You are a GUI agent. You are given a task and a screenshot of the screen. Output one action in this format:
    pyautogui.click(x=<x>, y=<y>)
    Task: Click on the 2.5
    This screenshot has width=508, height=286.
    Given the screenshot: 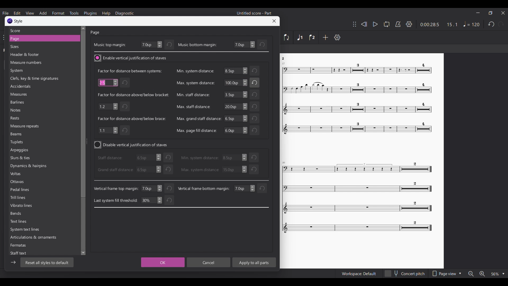 What is the action you would take?
    pyautogui.click(x=107, y=82)
    